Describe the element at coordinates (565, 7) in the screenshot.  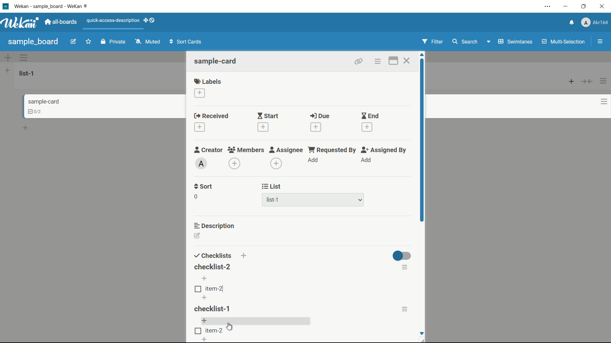
I see `minimize` at that location.